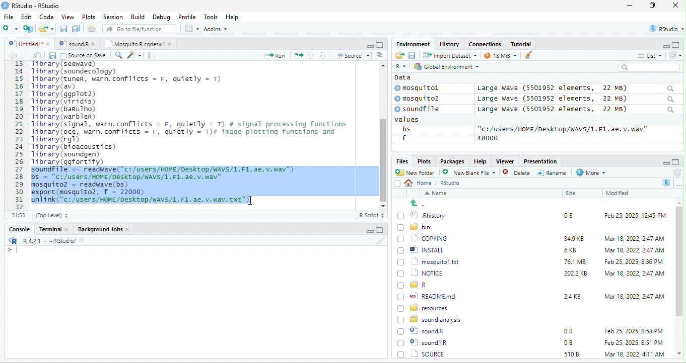 This screenshot has width=686, height=363. I want to click on 5108, so click(569, 342).